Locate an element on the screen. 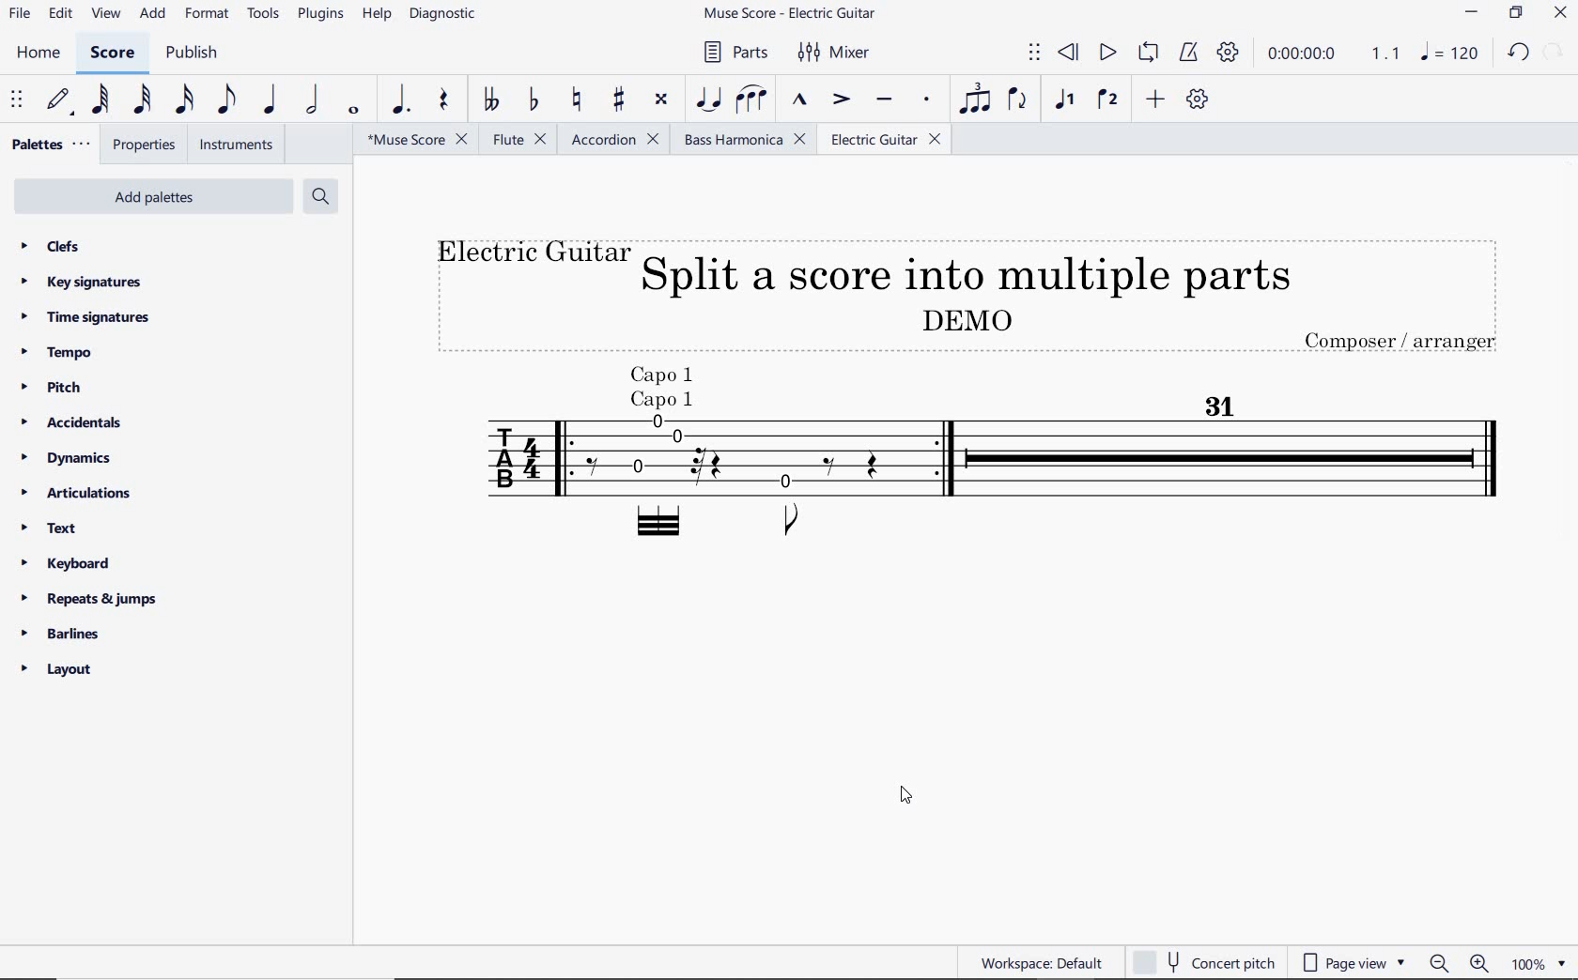 The height and width of the screenshot is (980, 1578). toggle natural is located at coordinates (579, 99).